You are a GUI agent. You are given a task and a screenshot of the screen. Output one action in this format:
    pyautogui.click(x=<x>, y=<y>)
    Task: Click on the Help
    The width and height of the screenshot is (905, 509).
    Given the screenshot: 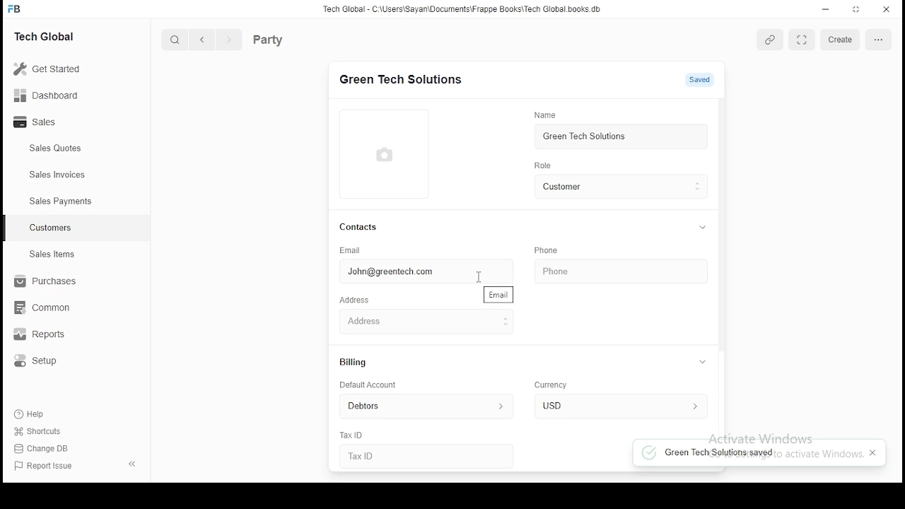 What is the action you would take?
    pyautogui.click(x=31, y=416)
    